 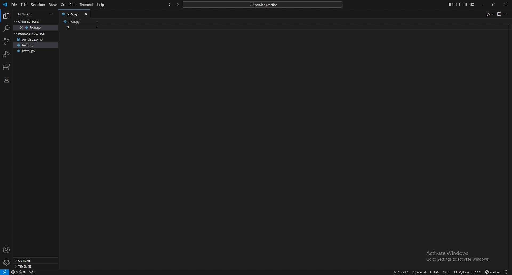 What do you see at coordinates (472, 5) in the screenshot?
I see `customize layout` at bounding box center [472, 5].